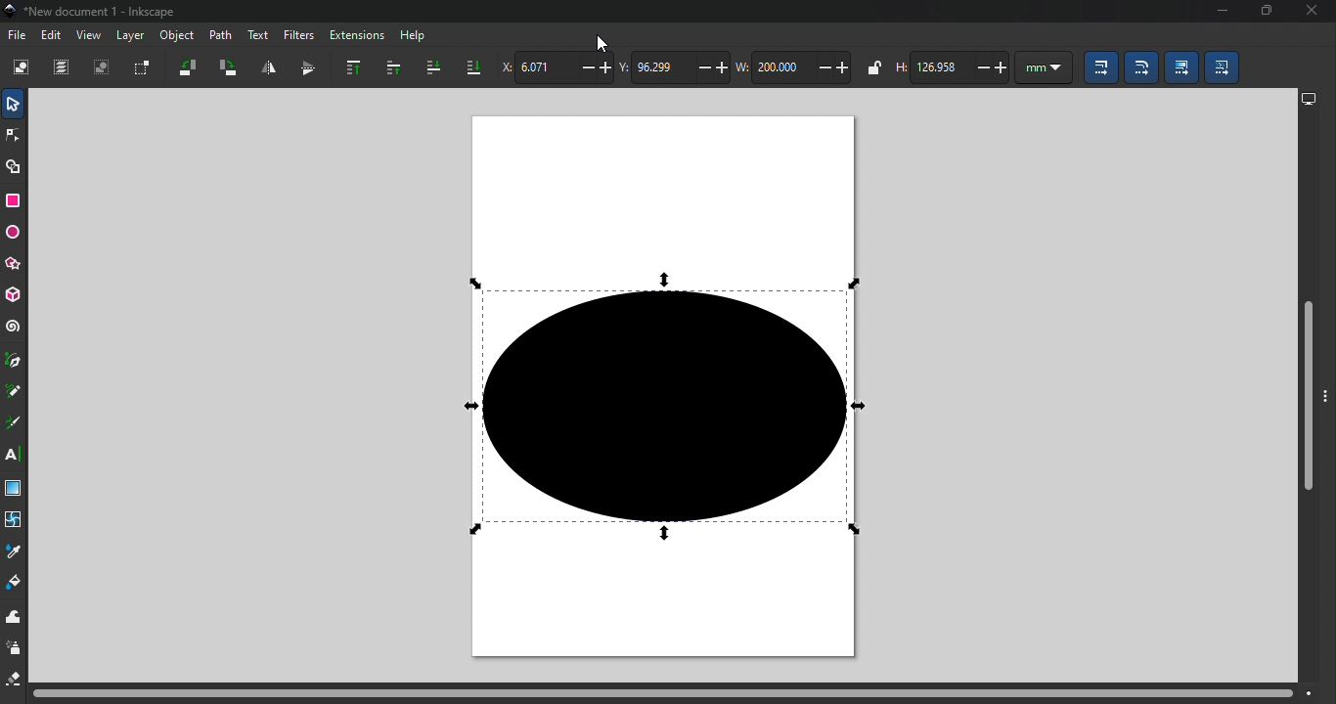 The height and width of the screenshot is (704, 1336). What do you see at coordinates (15, 554) in the screenshot?
I see `dropper tool` at bounding box center [15, 554].